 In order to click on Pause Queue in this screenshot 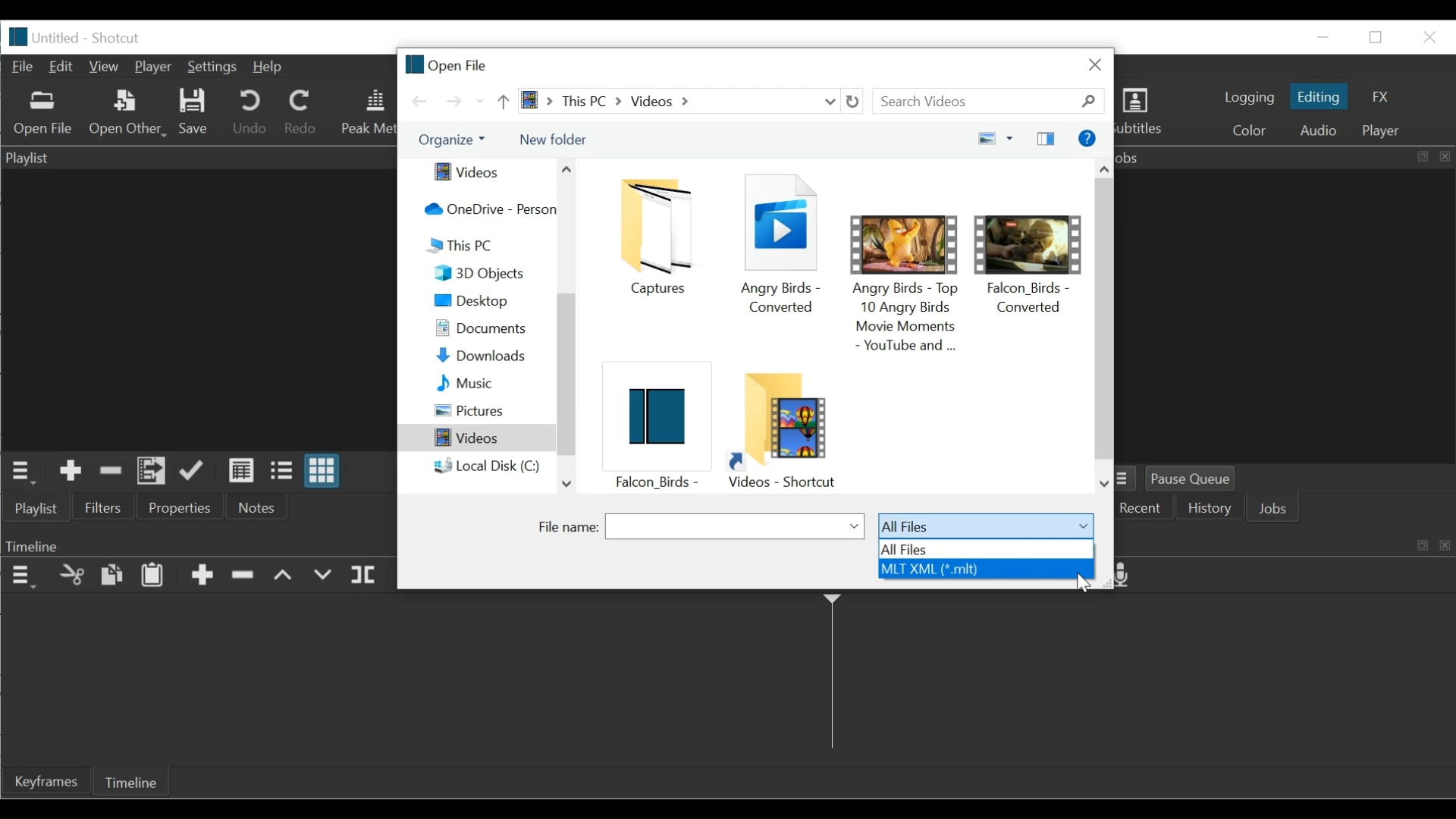, I will do `click(1198, 479)`.